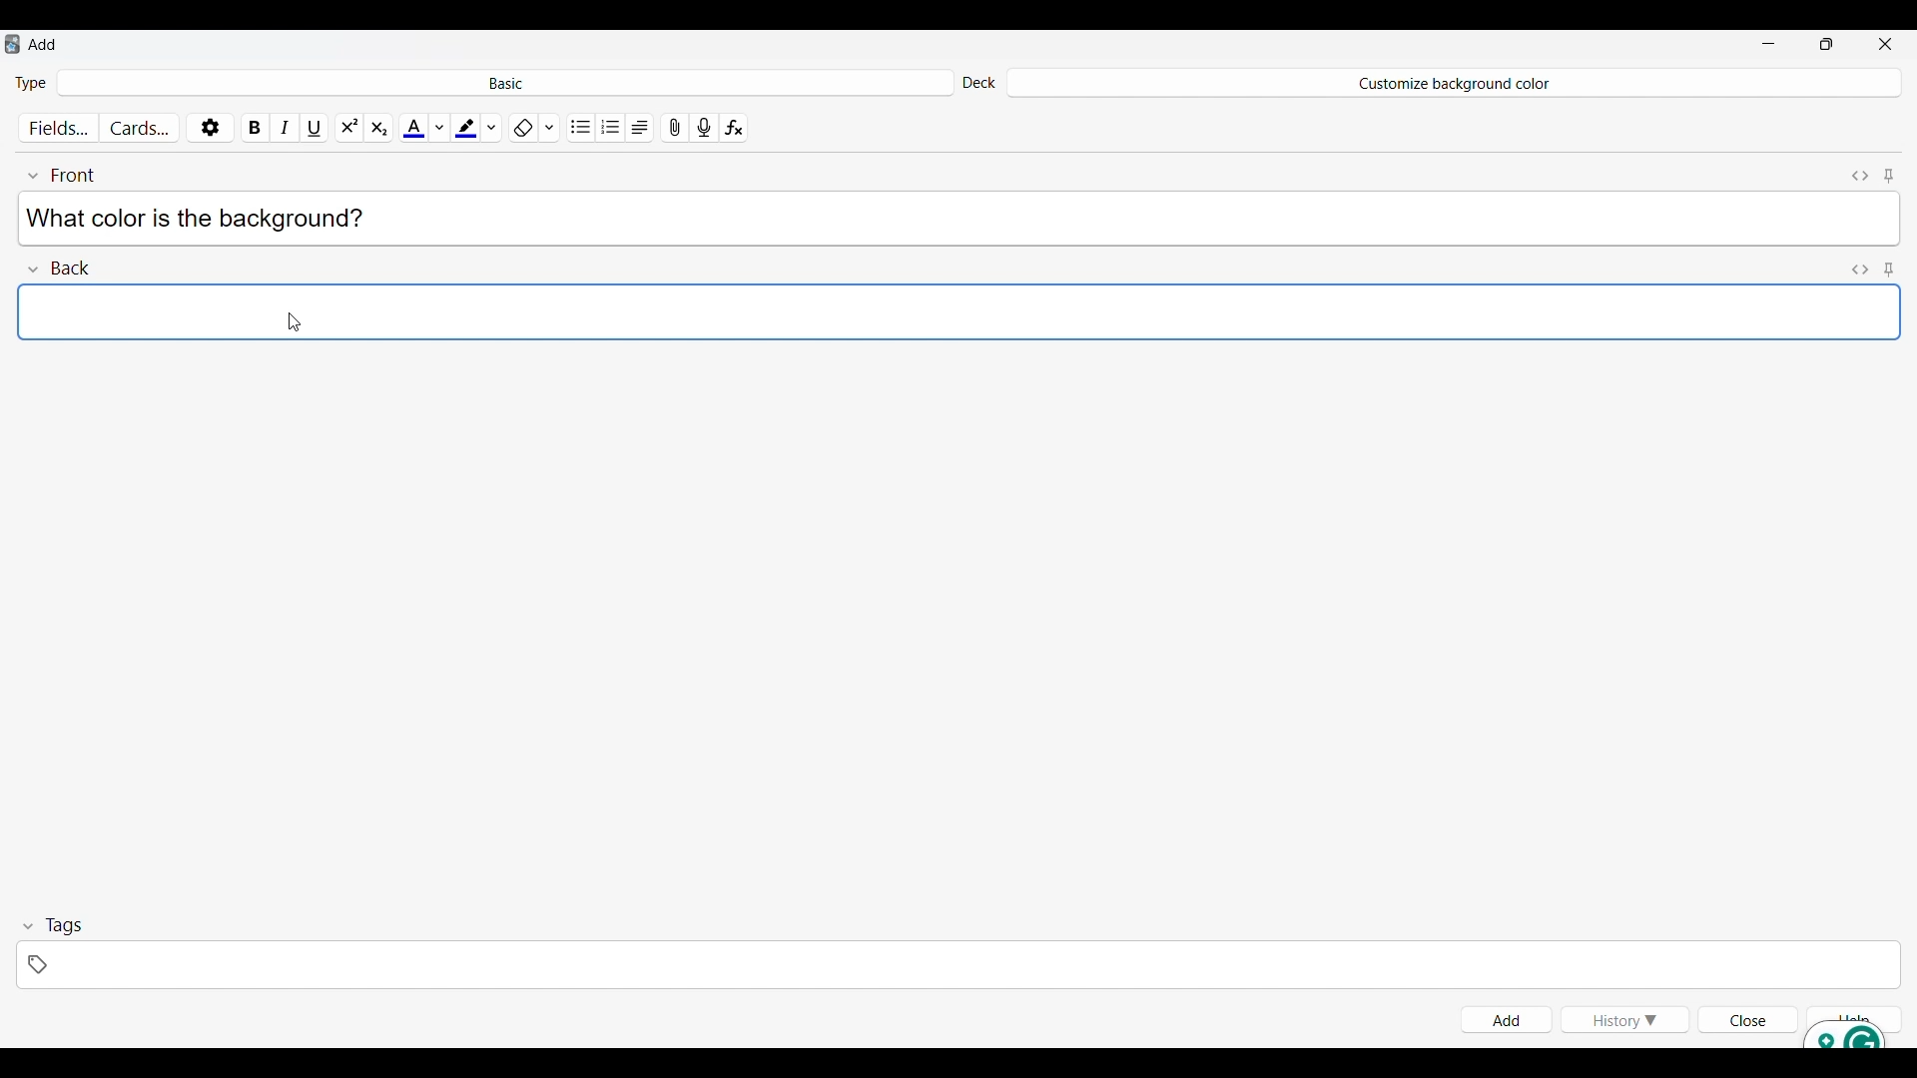  Describe the element at coordinates (1844, 1035) in the screenshot. I see `Grammarly extension` at that location.